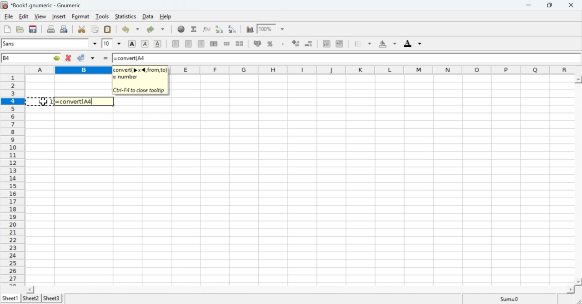 This screenshot has width=582, height=304. What do you see at coordinates (9, 16) in the screenshot?
I see `File` at bounding box center [9, 16].